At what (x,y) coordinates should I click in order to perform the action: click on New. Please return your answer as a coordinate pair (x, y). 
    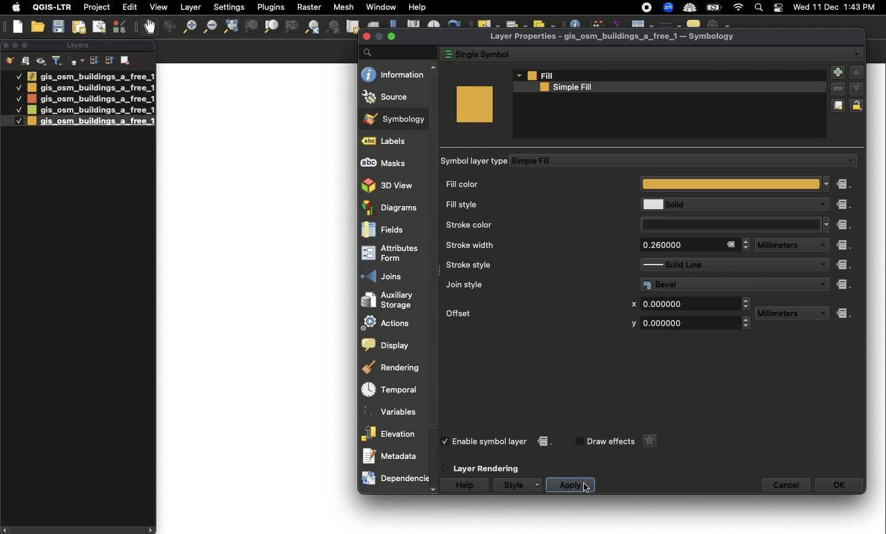
    Looking at the image, I should click on (18, 26).